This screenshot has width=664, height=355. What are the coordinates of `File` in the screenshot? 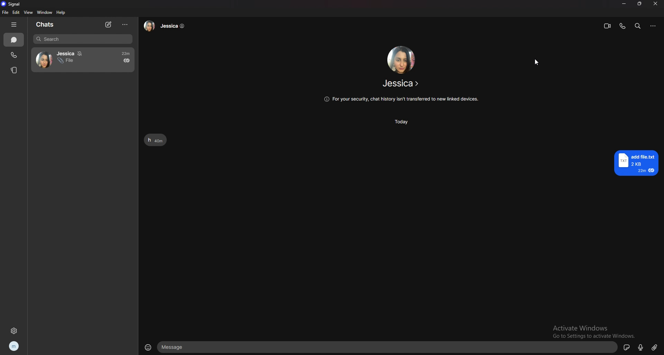 It's located at (65, 61).